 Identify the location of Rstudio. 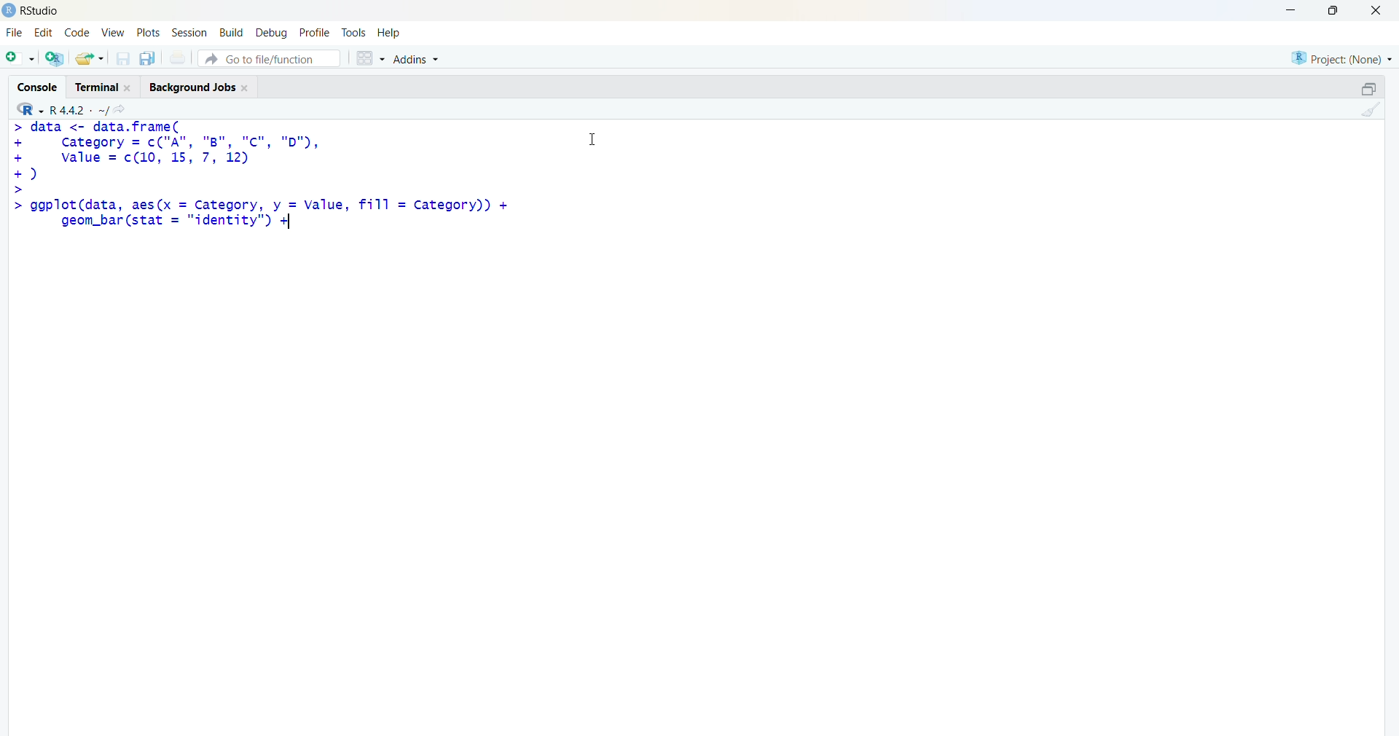
(44, 11).